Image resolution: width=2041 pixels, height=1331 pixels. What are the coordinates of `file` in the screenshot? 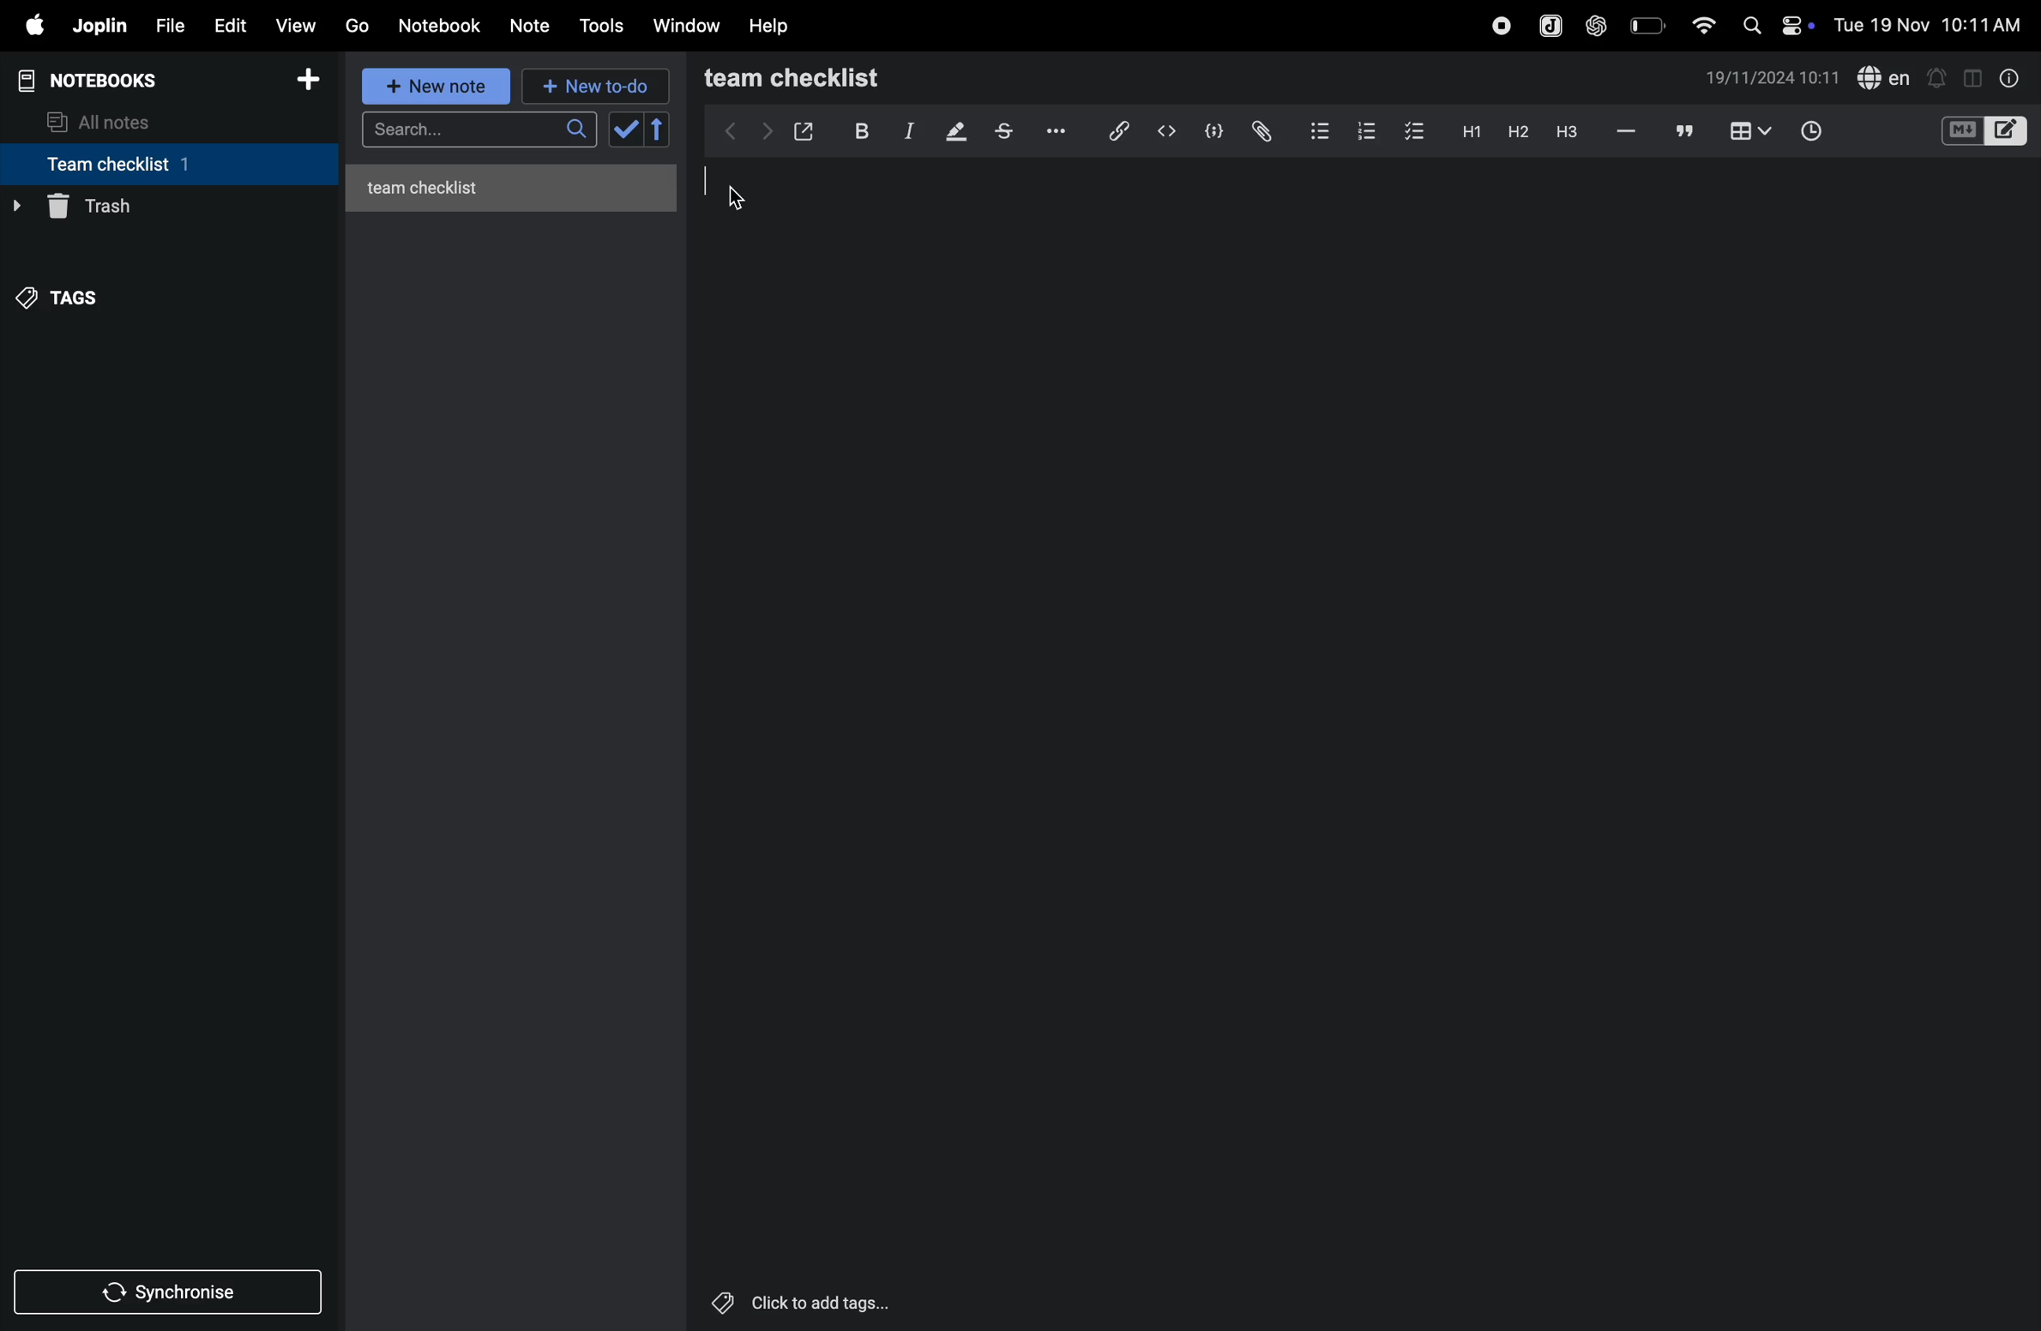 It's located at (169, 23).